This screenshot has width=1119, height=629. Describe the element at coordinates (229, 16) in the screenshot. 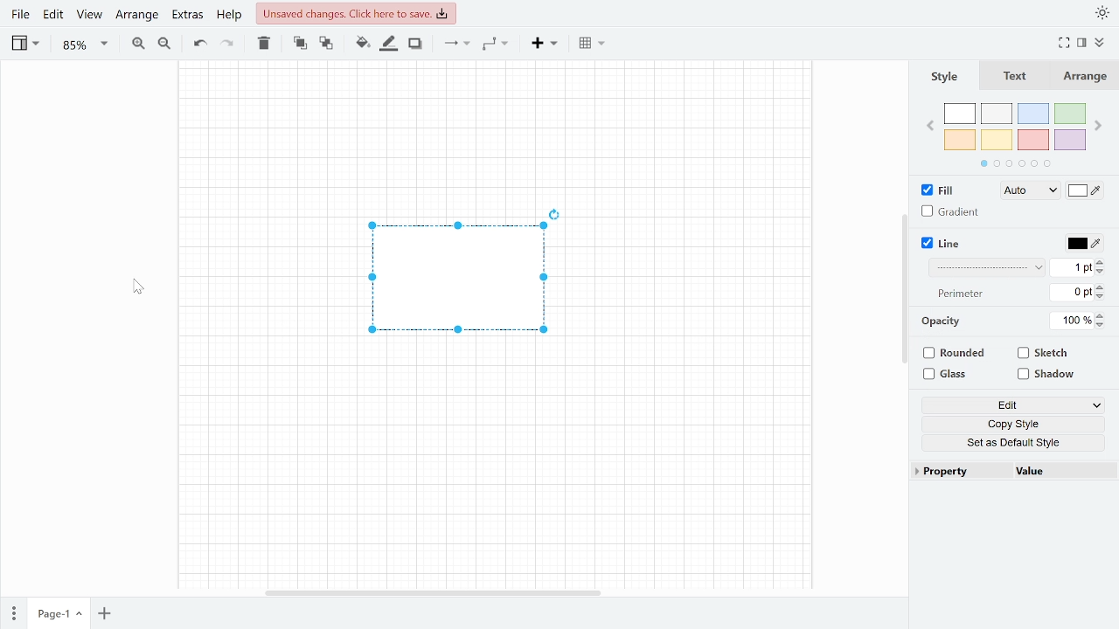

I see `Help` at that location.